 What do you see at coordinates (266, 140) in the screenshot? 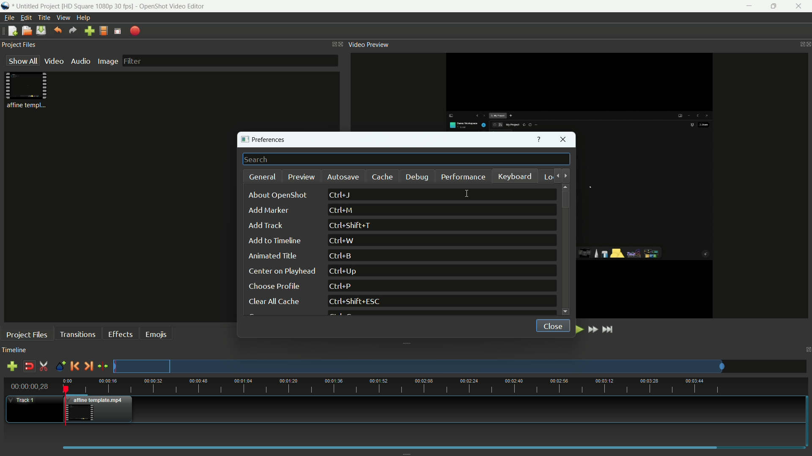
I see `preferences` at bounding box center [266, 140].